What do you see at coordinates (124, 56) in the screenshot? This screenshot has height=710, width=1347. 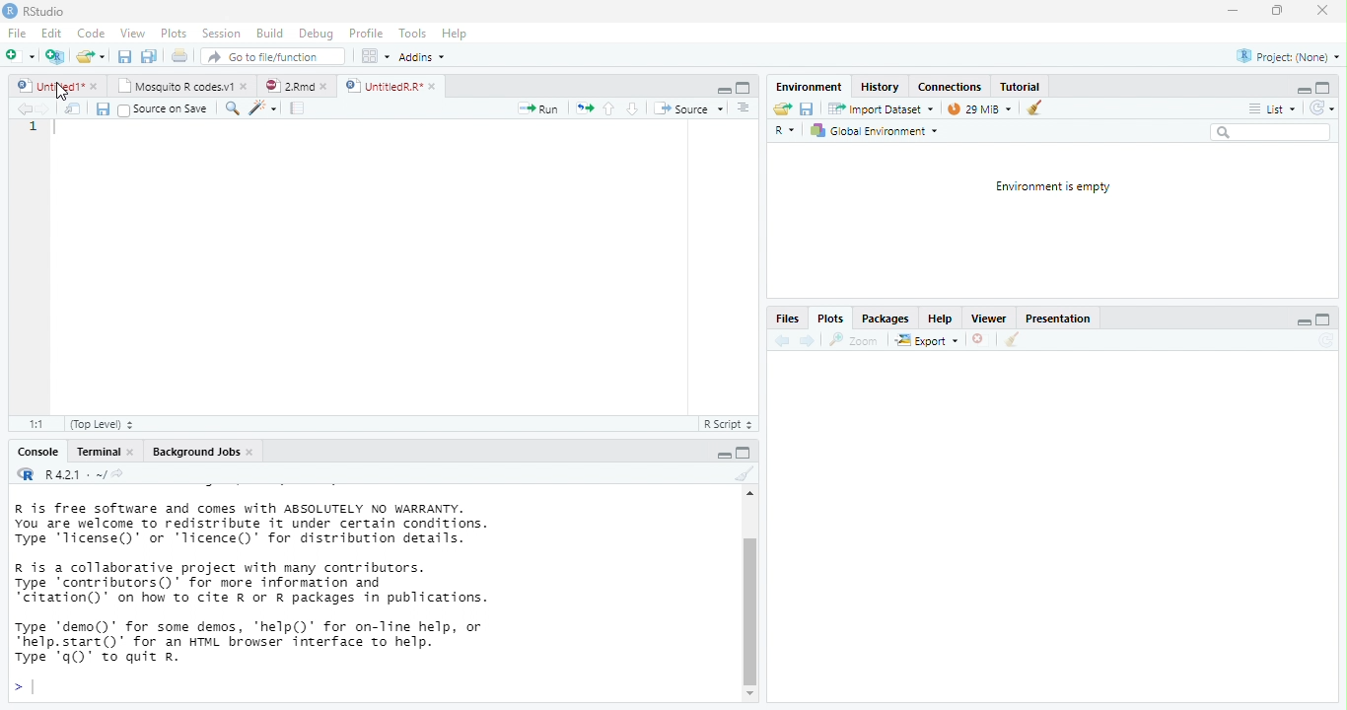 I see `save all open document` at bounding box center [124, 56].